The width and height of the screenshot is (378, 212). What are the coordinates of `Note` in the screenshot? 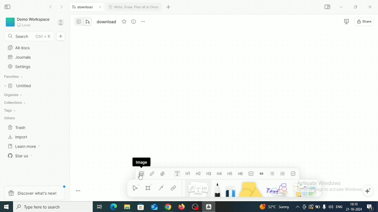 It's located at (198, 189).